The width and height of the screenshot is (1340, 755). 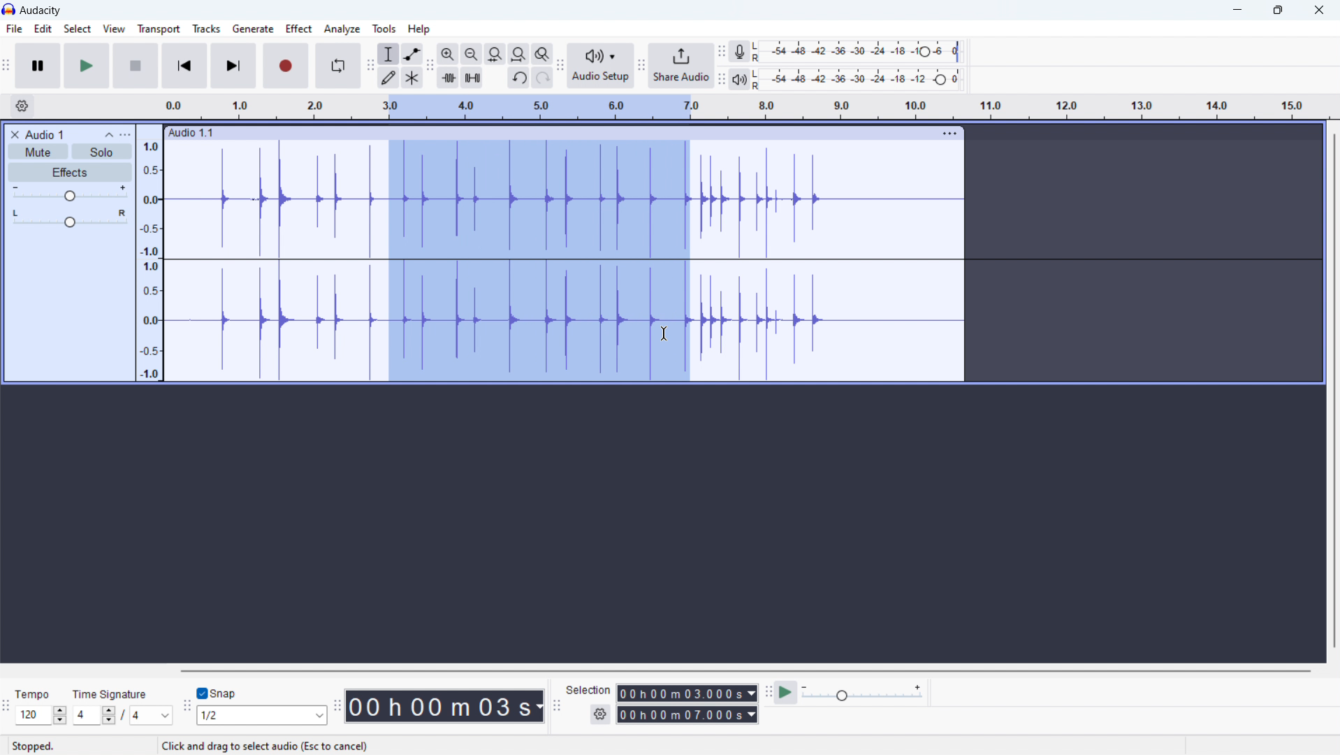 What do you see at coordinates (38, 66) in the screenshot?
I see `pause` at bounding box center [38, 66].